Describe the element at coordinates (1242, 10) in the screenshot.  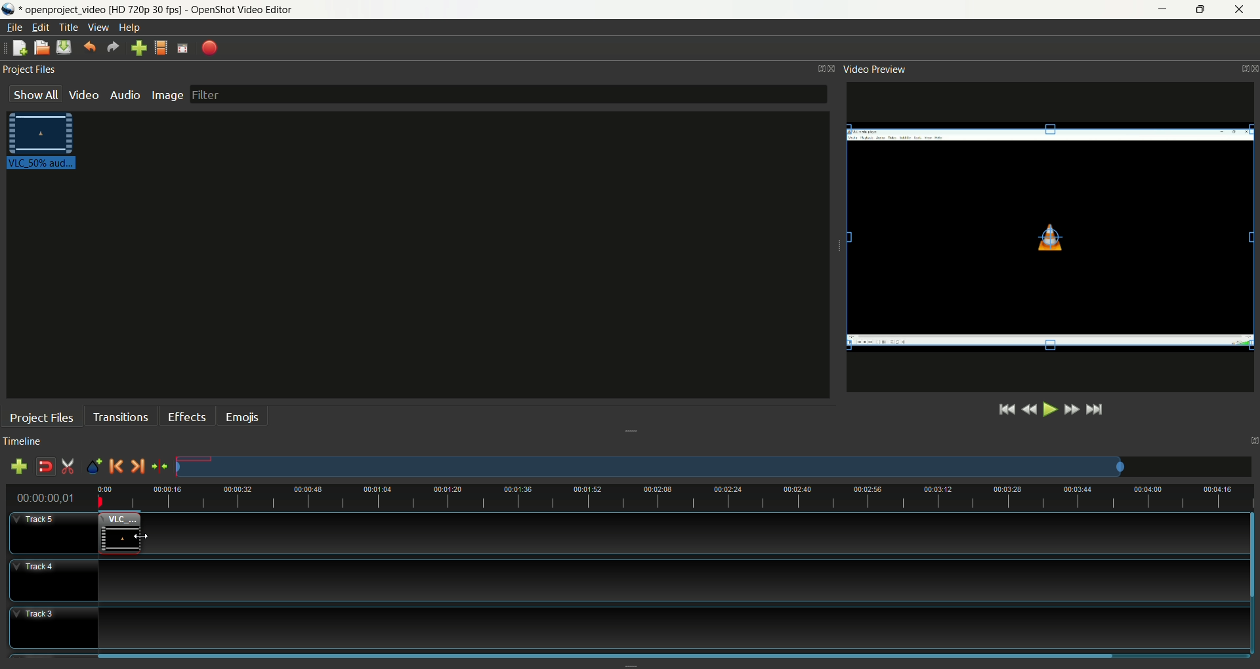
I see `close` at that location.